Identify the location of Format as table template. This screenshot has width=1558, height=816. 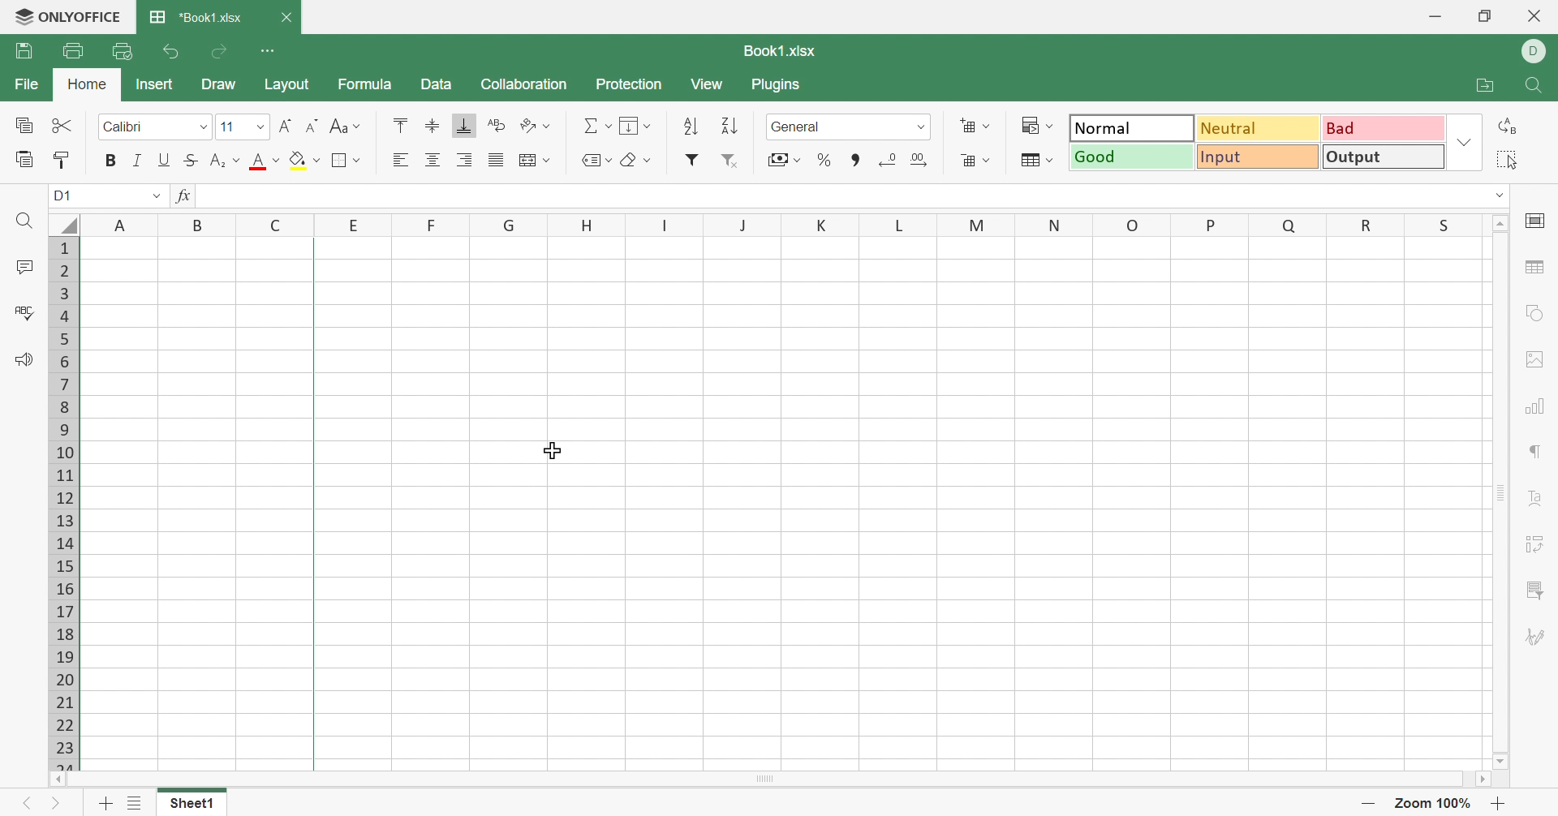
(1031, 162).